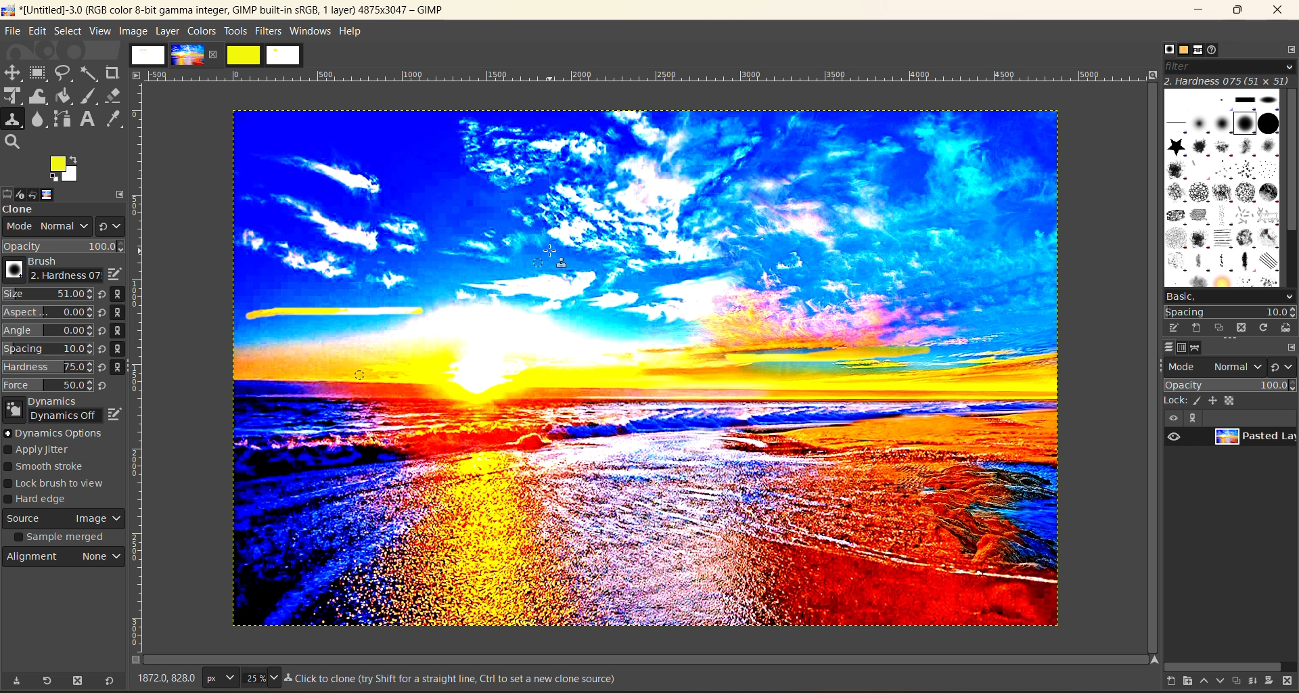 This screenshot has height=693, width=1299. What do you see at coordinates (1164, 49) in the screenshot?
I see `brushes` at bounding box center [1164, 49].